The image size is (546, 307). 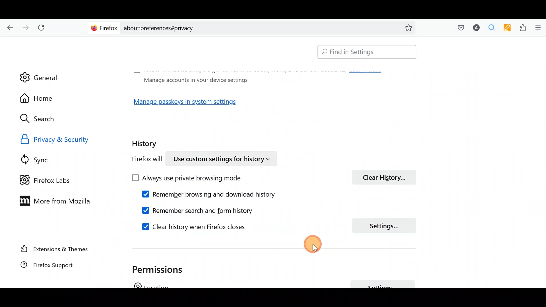 What do you see at coordinates (43, 28) in the screenshot?
I see `Reload current page` at bounding box center [43, 28].